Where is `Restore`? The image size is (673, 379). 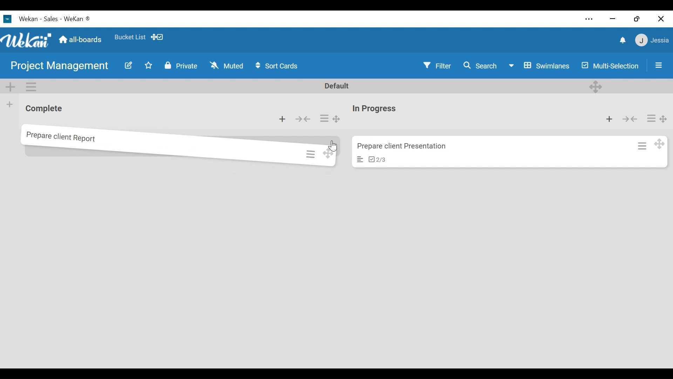
Restore is located at coordinates (635, 17).